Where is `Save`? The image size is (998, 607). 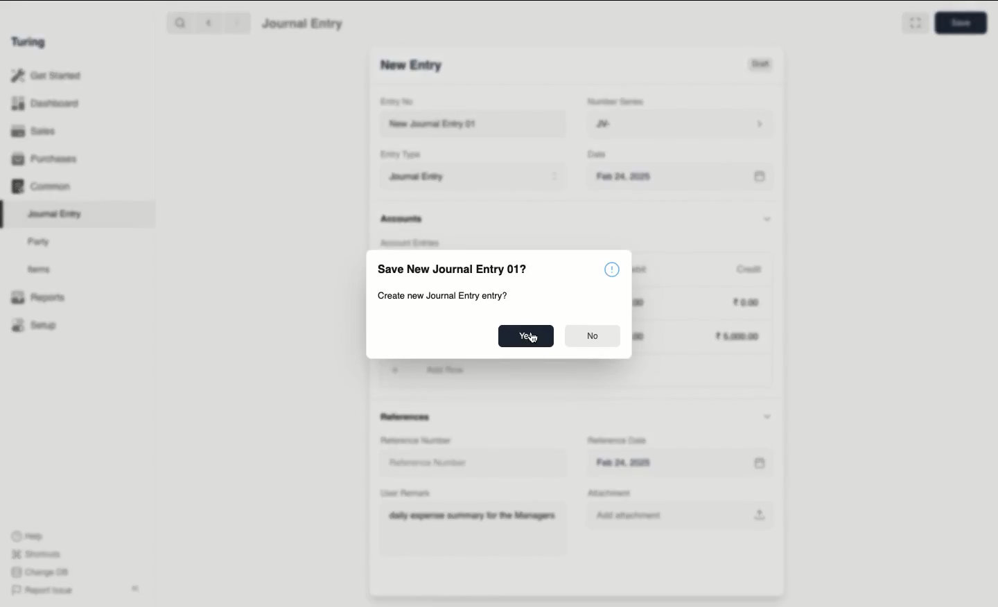
Save is located at coordinates (961, 23).